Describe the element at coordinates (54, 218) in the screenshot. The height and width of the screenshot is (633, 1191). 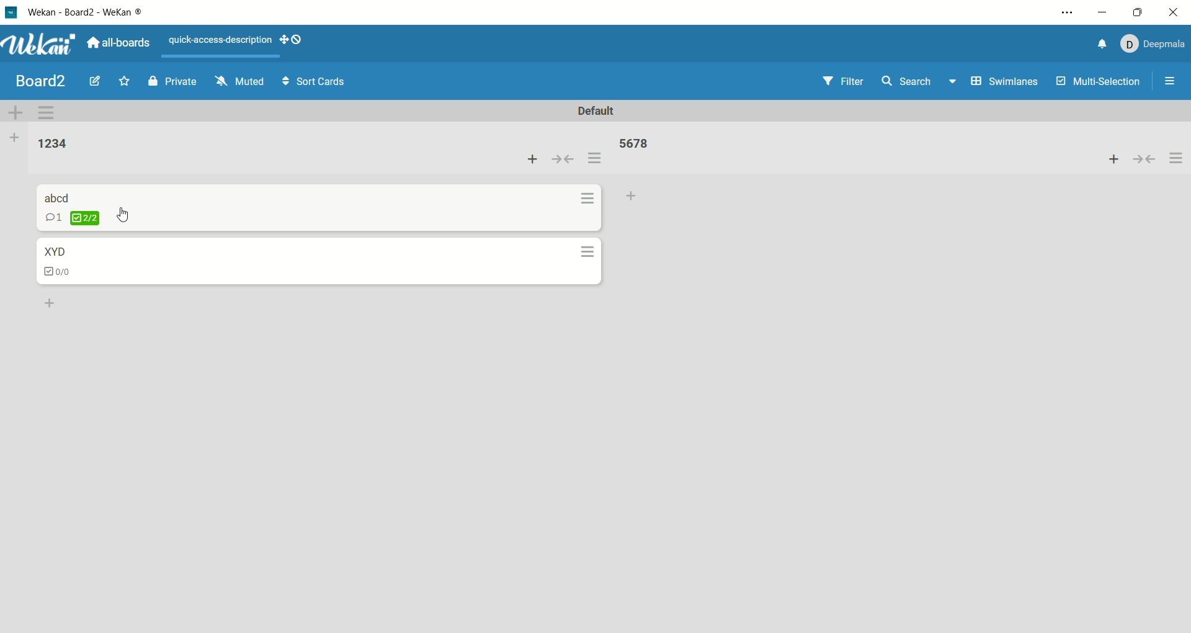
I see `comment` at that location.